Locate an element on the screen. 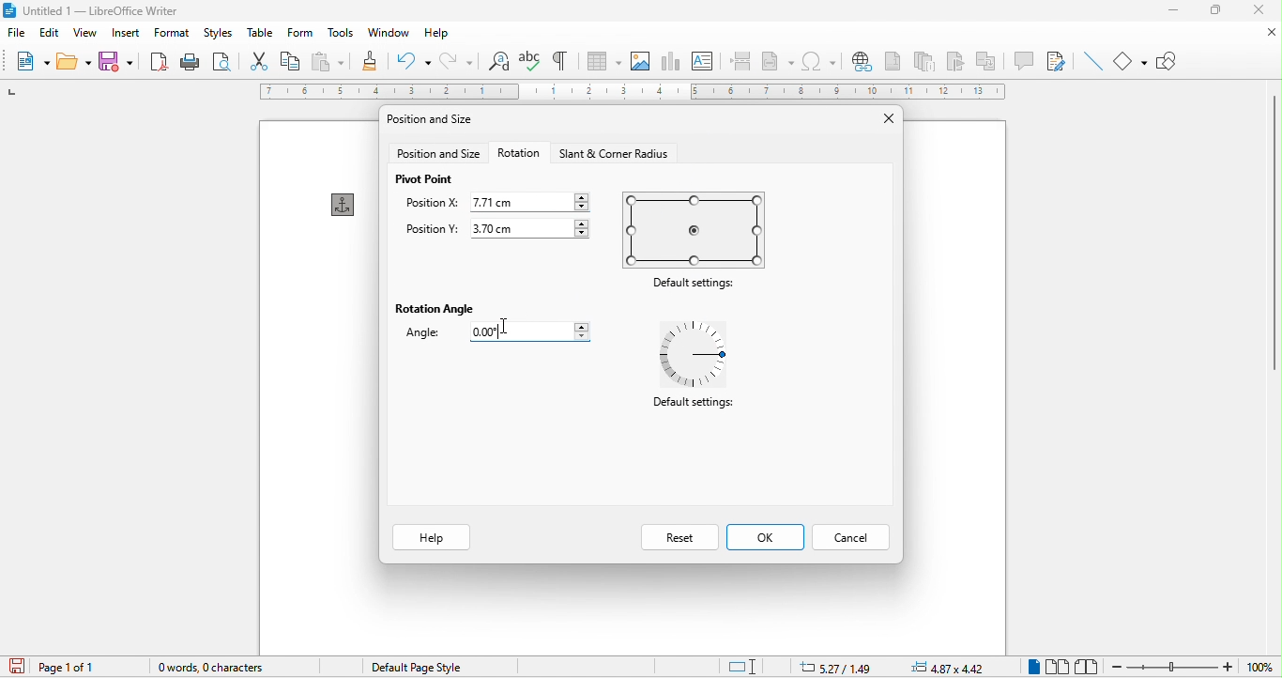 This screenshot has height=678, width=1282. print is located at coordinates (188, 61).